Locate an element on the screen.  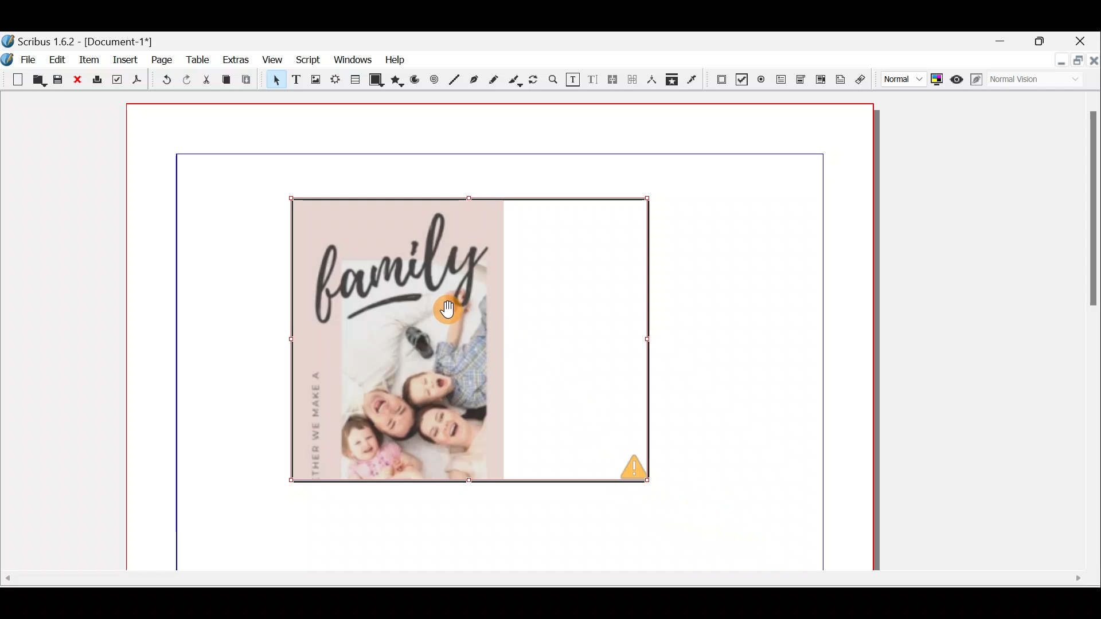
Table is located at coordinates (357, 83).